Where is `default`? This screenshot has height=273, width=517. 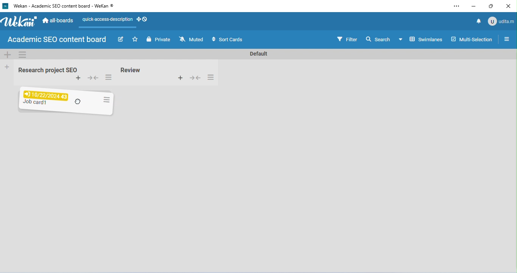 default is located at coordinates (257, 54).